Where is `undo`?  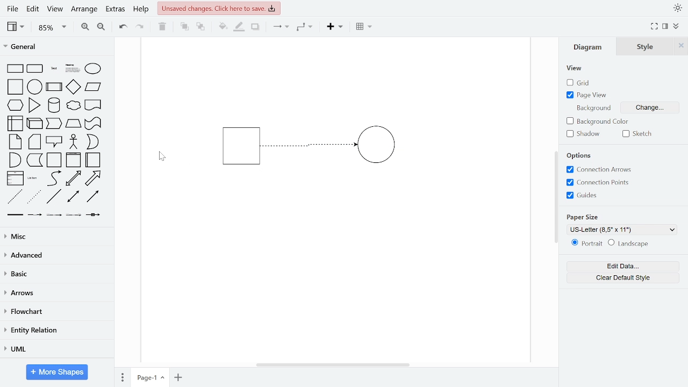 undo is located at coordinates (120, 26).